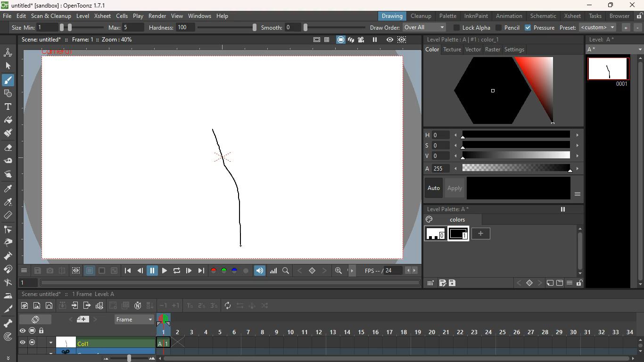 This screenshot has height=362, width=644. I want to click on screen, so click(37, 319).